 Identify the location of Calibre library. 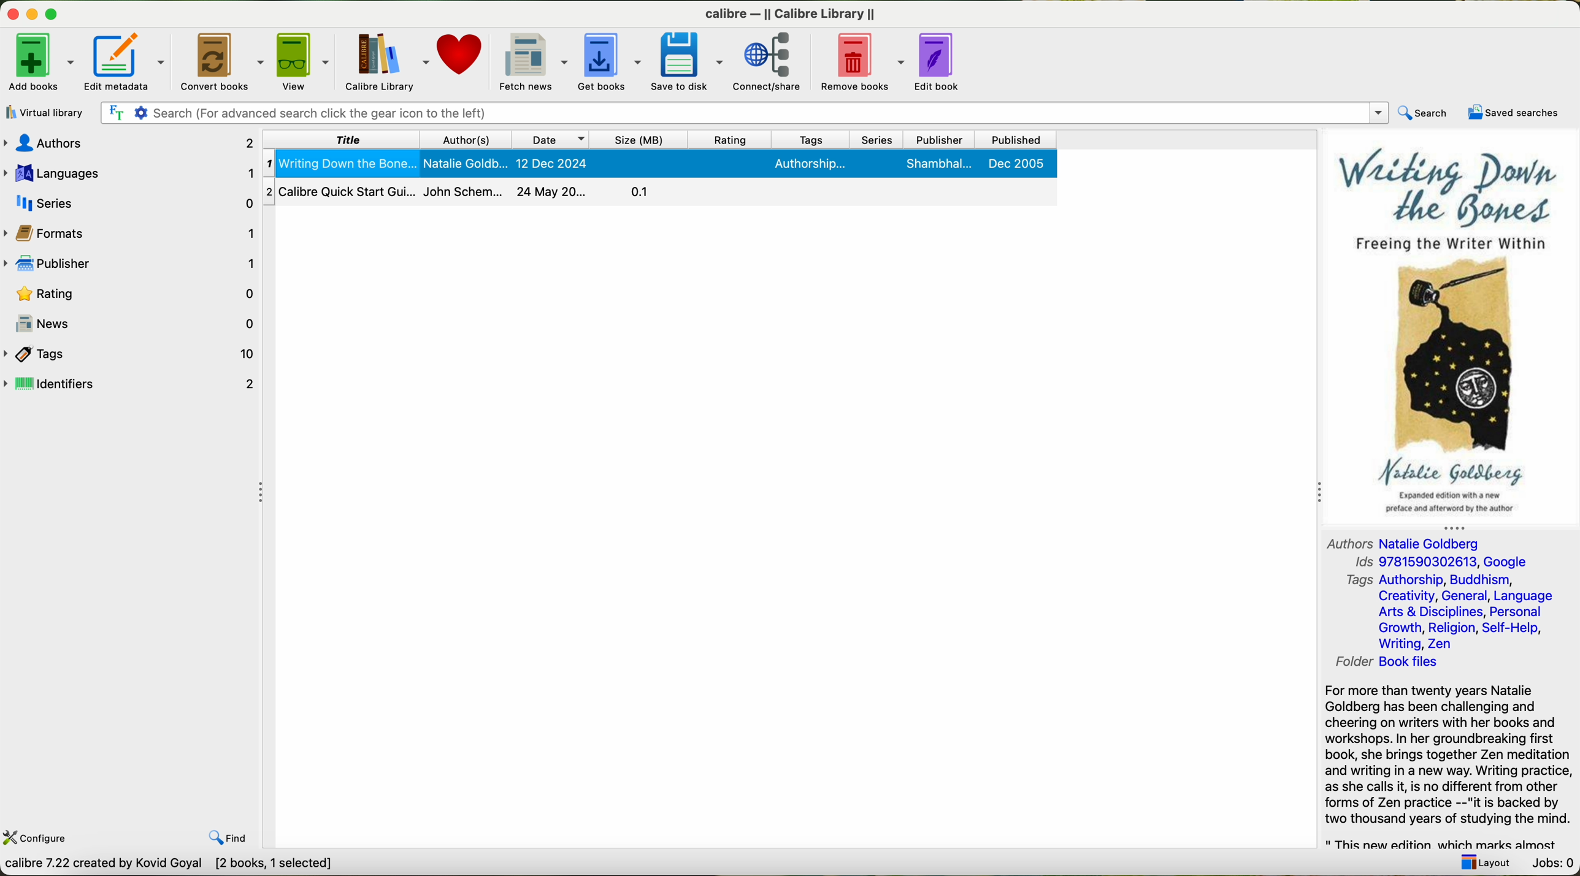
(388, 59).